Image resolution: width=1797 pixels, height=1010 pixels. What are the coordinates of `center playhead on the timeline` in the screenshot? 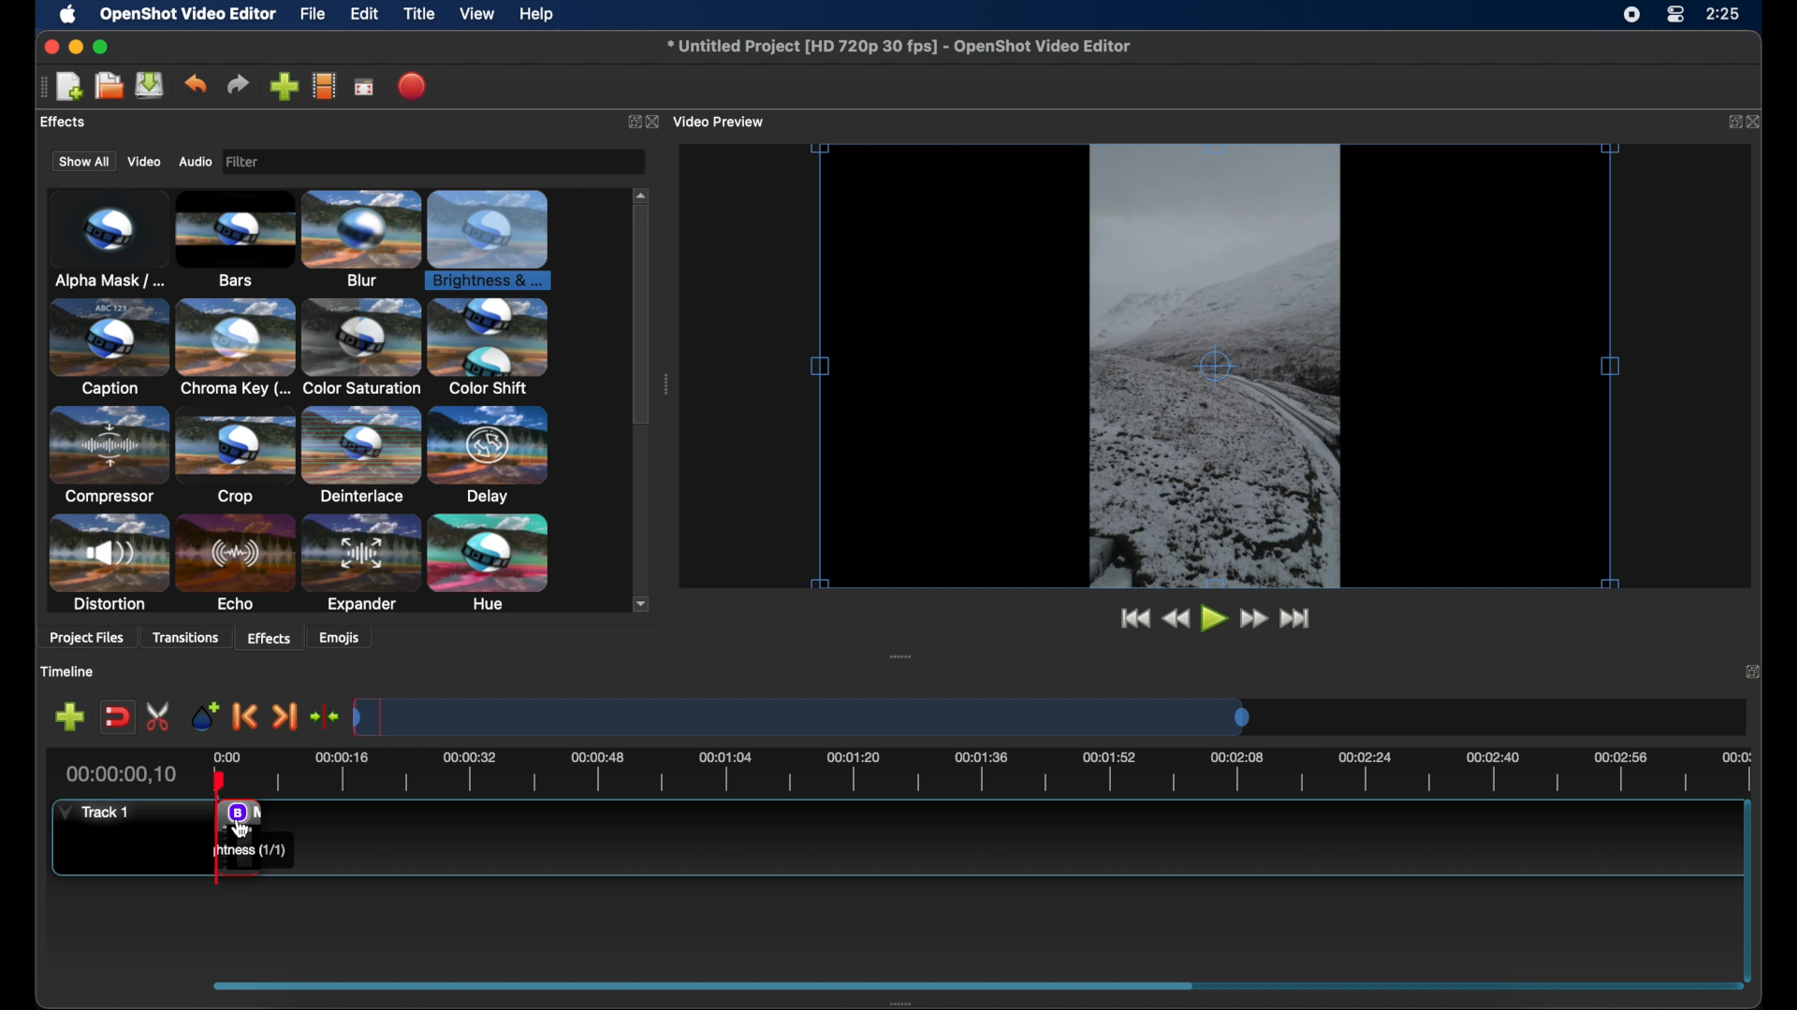 It's located at (326, 715).